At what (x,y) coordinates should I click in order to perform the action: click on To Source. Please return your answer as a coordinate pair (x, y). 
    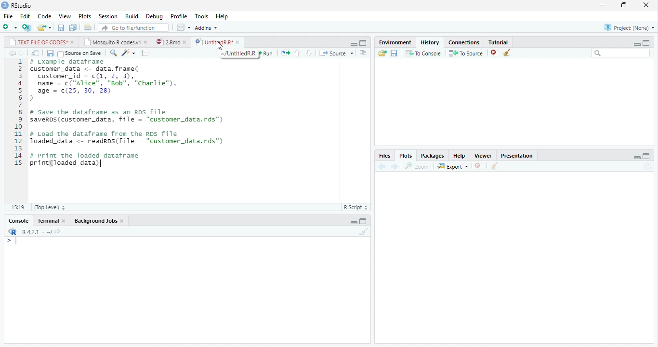
    Looking at the image, I should click on (465, 53).